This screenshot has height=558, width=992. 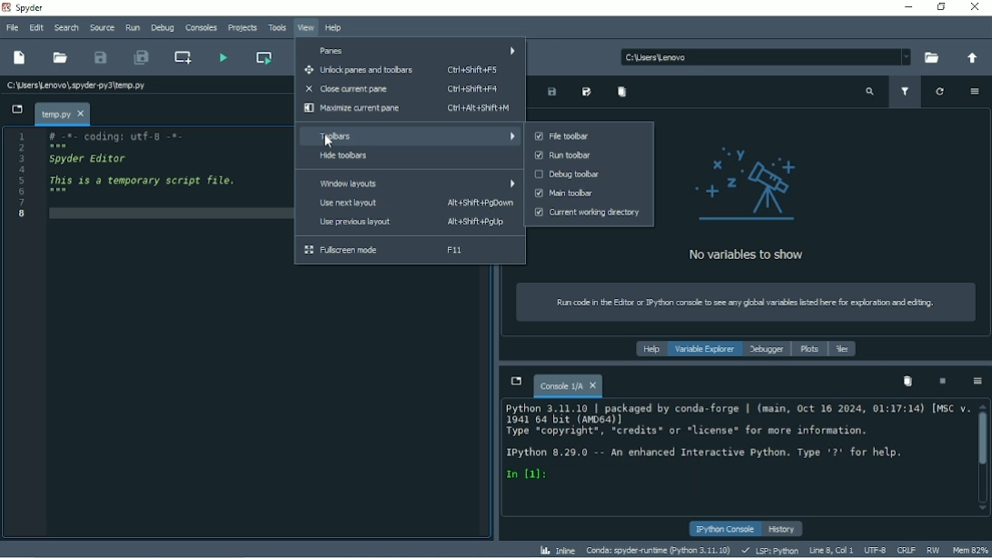 What do you see at coordinates (745, 203) in the screenshot?
I see `No variables to show` at bounding box center [745, 203].